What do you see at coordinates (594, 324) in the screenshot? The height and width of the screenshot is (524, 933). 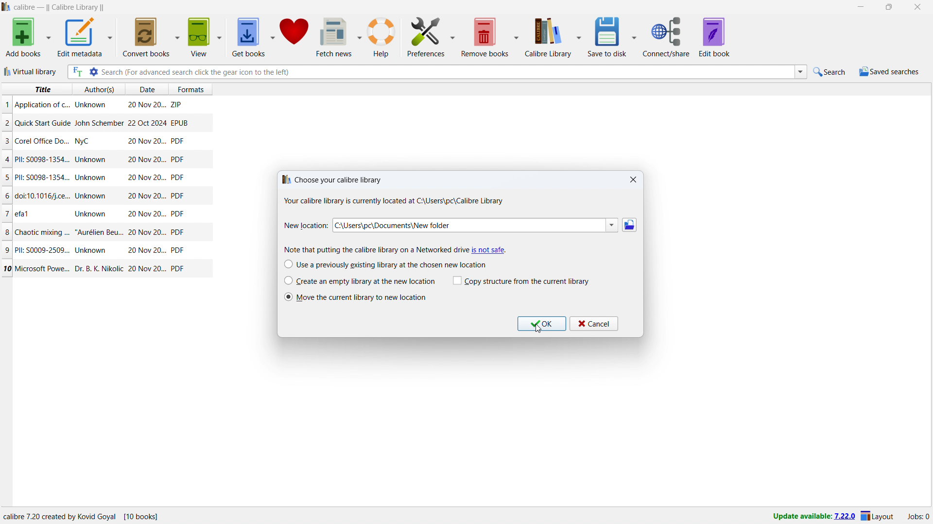 I see `cancel` at bounding box center [594, 324].